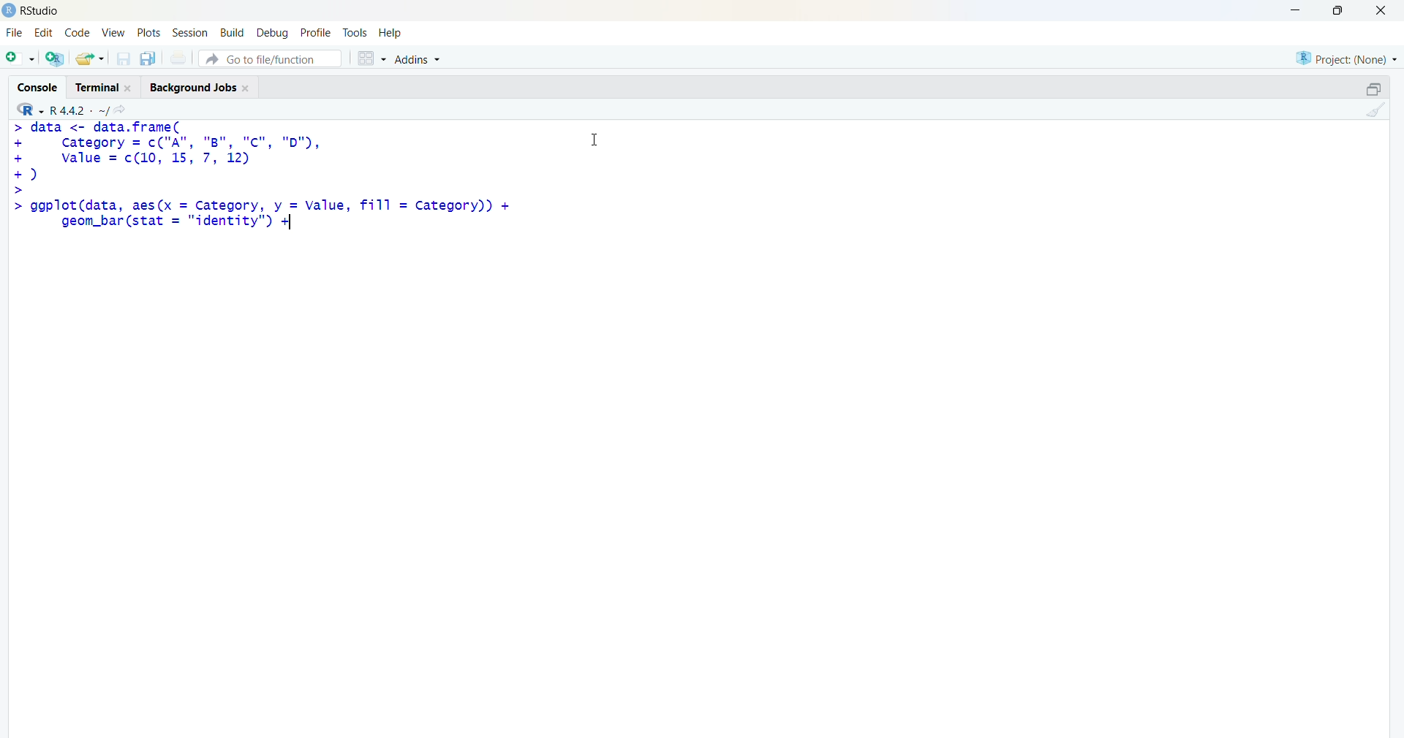 The height and width of the screenshot is (738, 1404). Describe the element at coordinates (1373, 89) in the screenshot. I see `maximize` at that location.